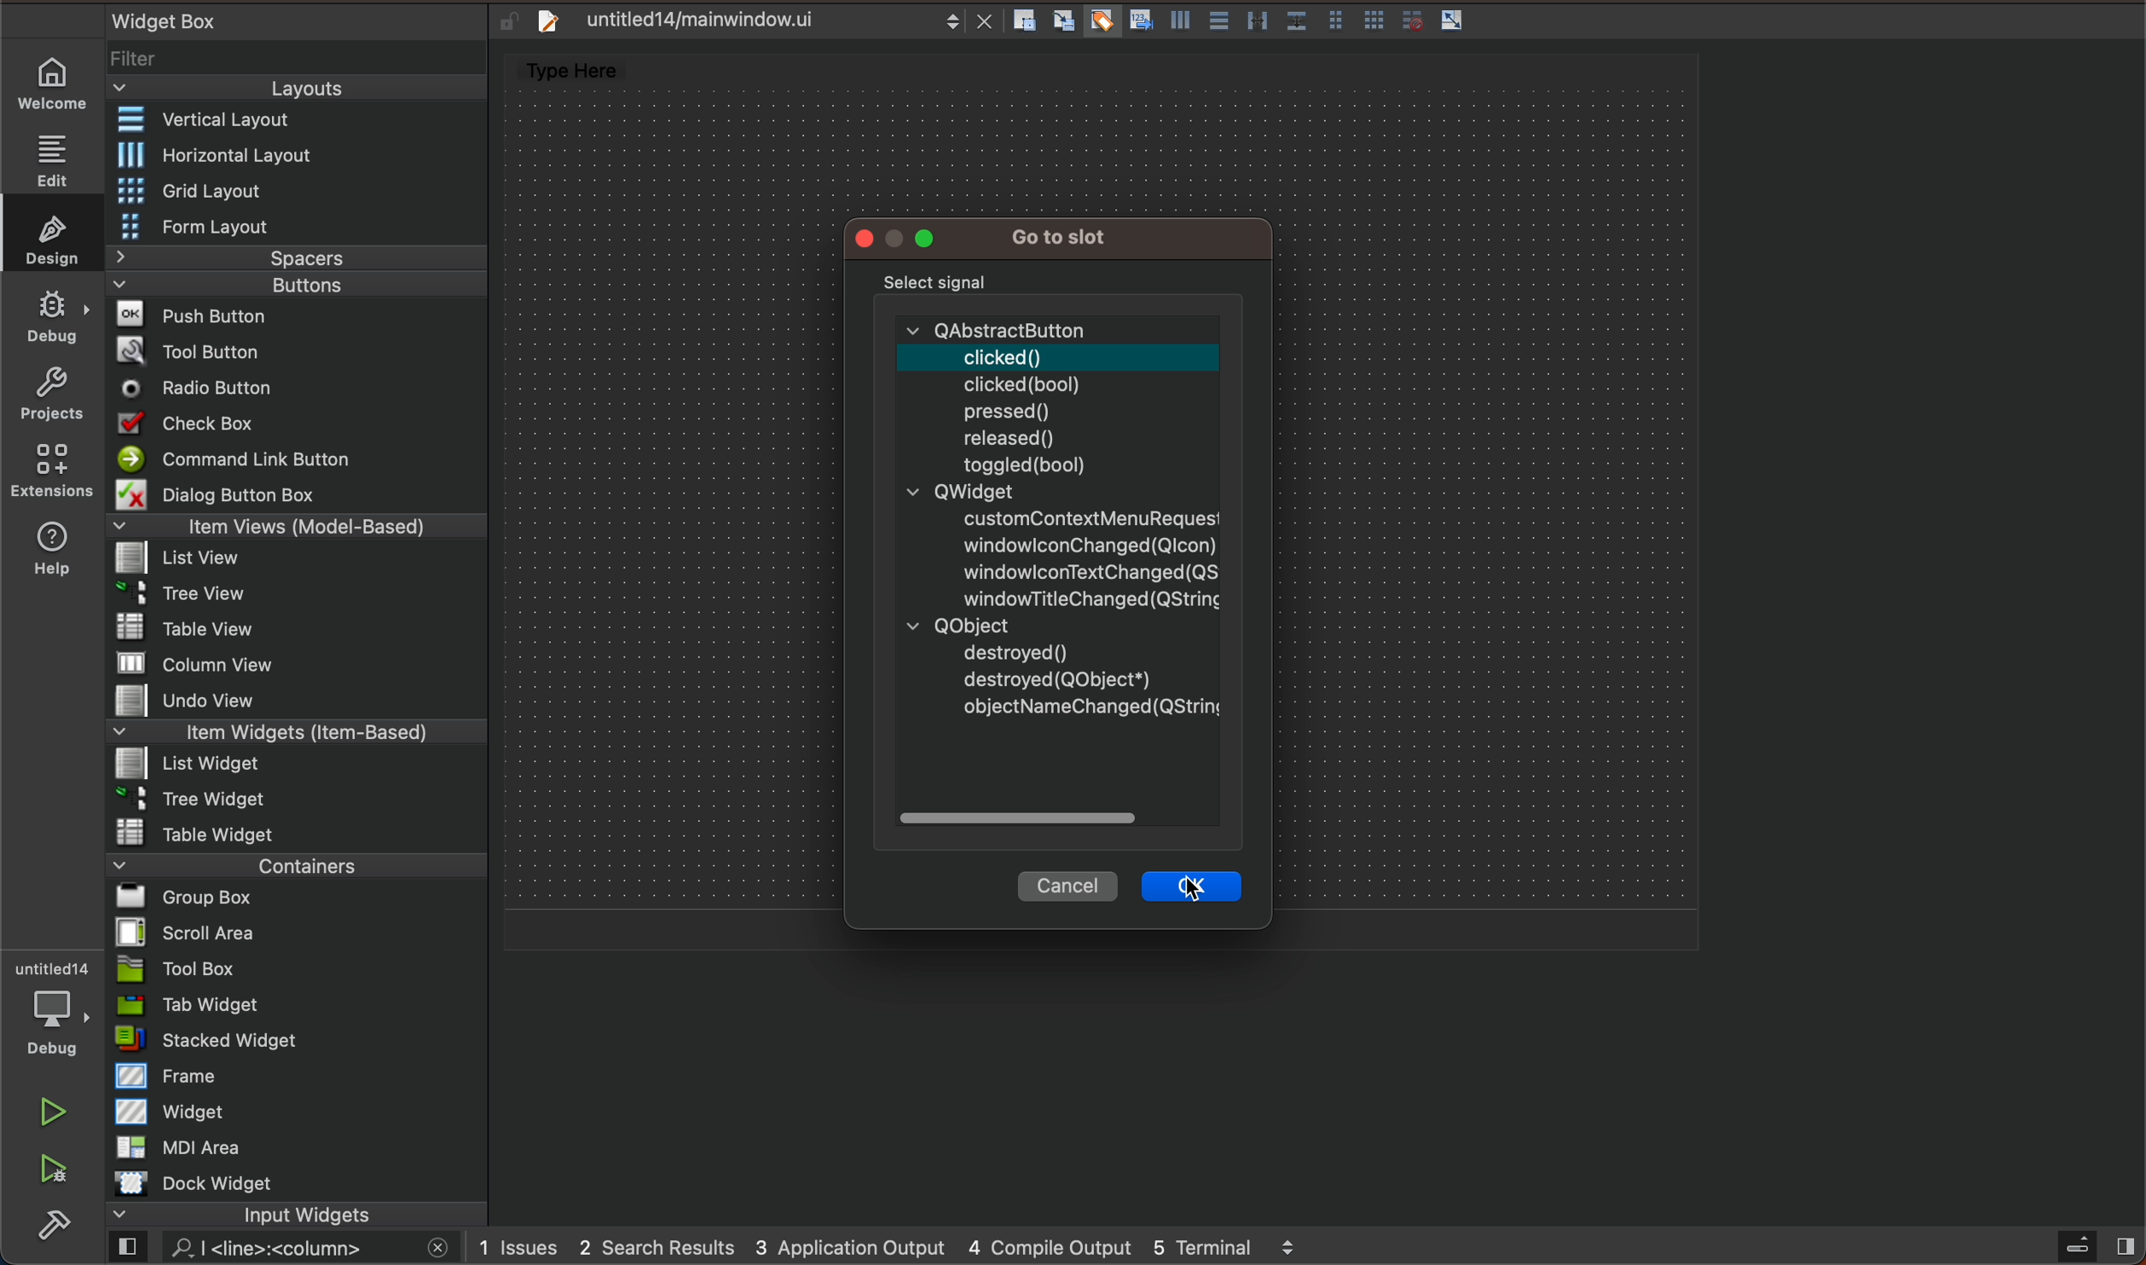  Describe the element at coordinates (57, 159) in the screenshot. I see `EDIT` at that location.